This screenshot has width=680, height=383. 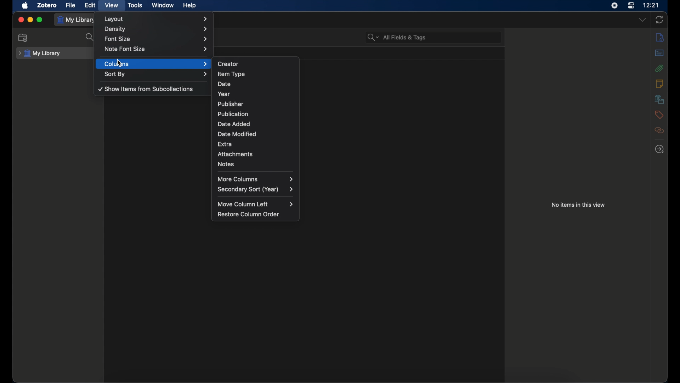 What do you see at coordinates (157, 39) in the screenshot?
I see `font size` at bounding box center [157, 39].